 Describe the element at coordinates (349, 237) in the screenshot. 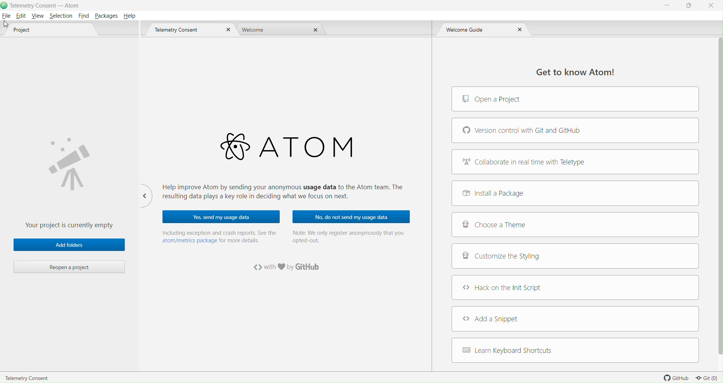

I see `Note: We only register anonymously that you opted-out.` at that location.